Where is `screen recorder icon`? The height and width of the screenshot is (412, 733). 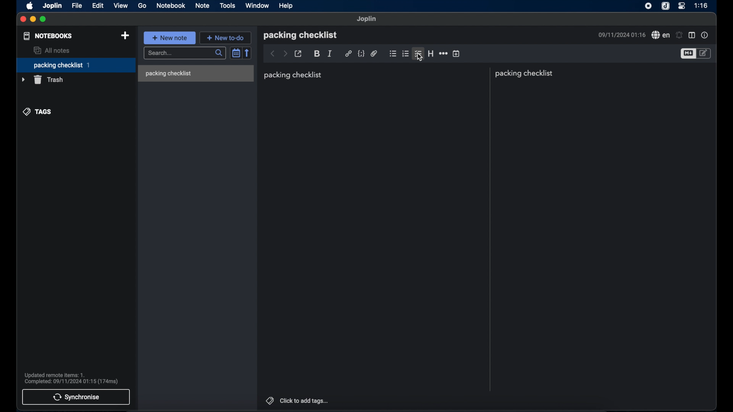 screen recorder icon is located at coordinates (649, 6).